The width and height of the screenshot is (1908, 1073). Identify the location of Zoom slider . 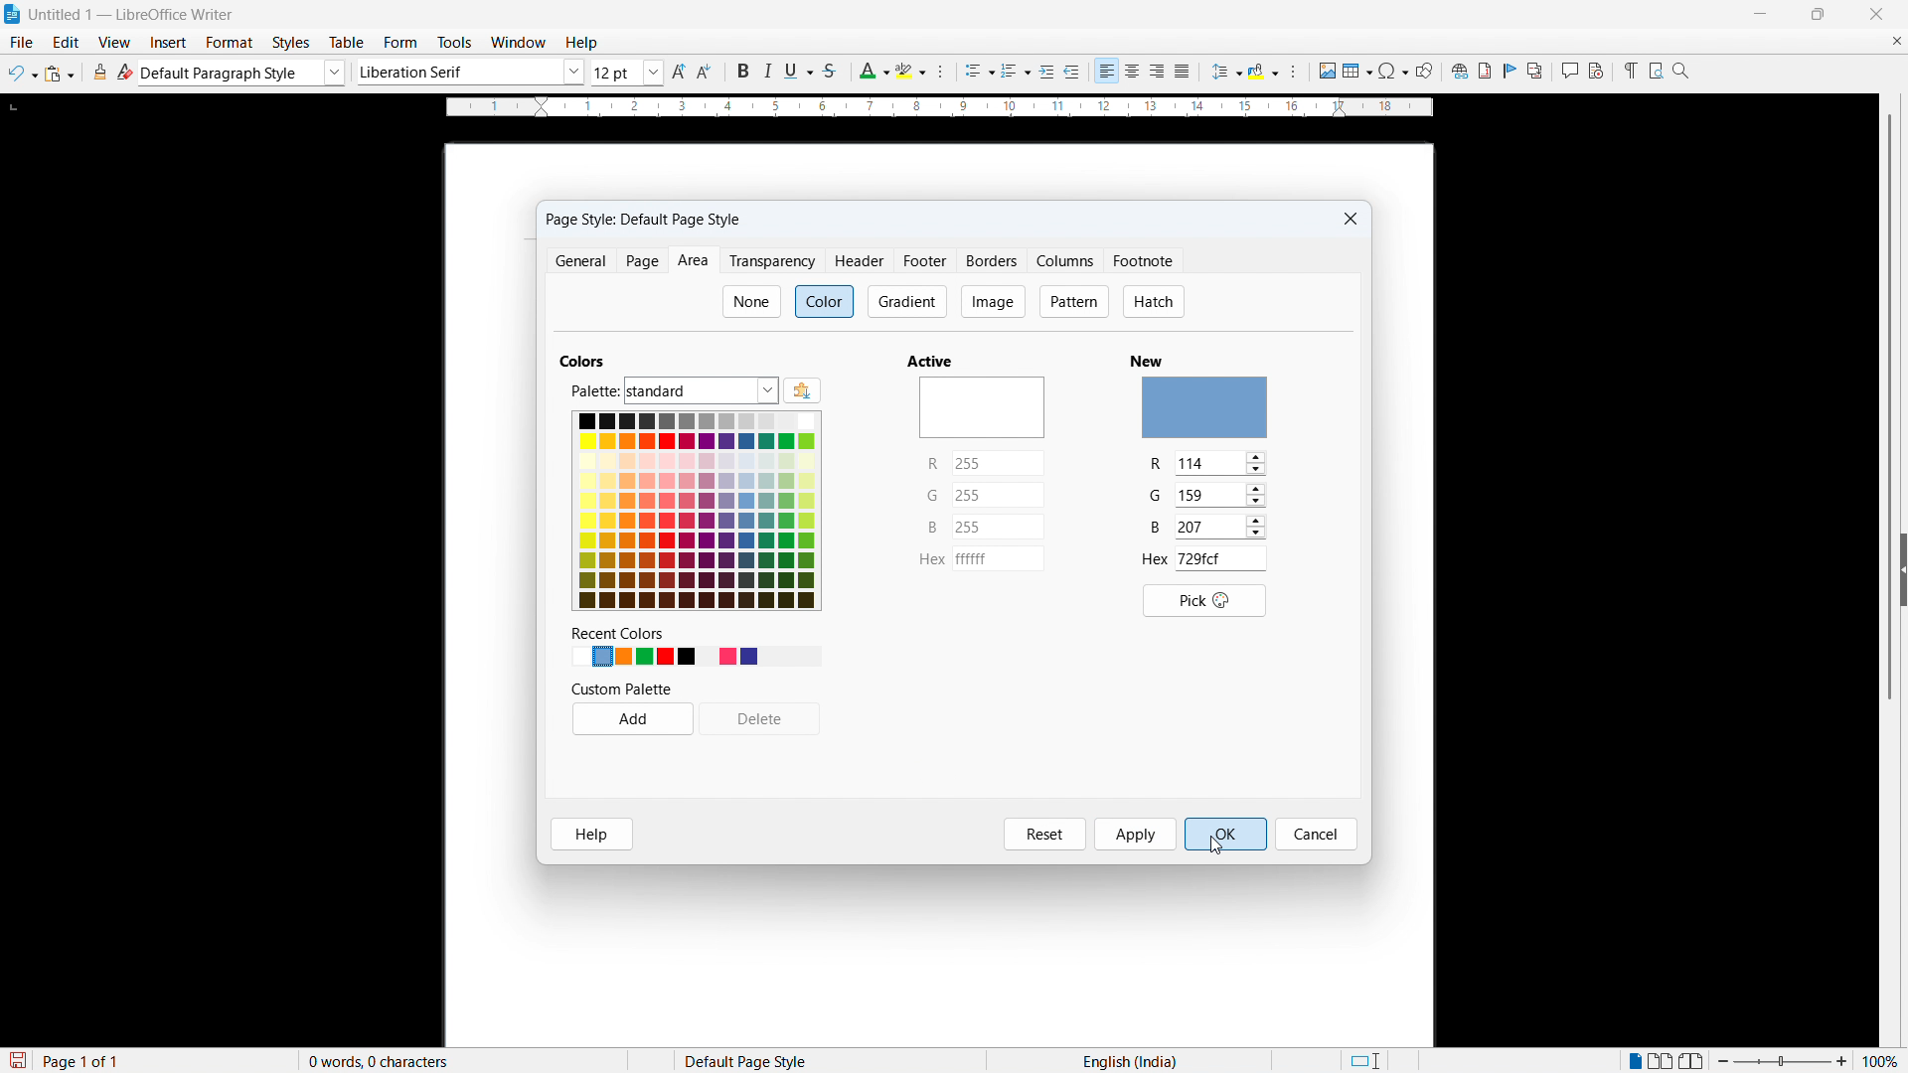
(1783, 1060).